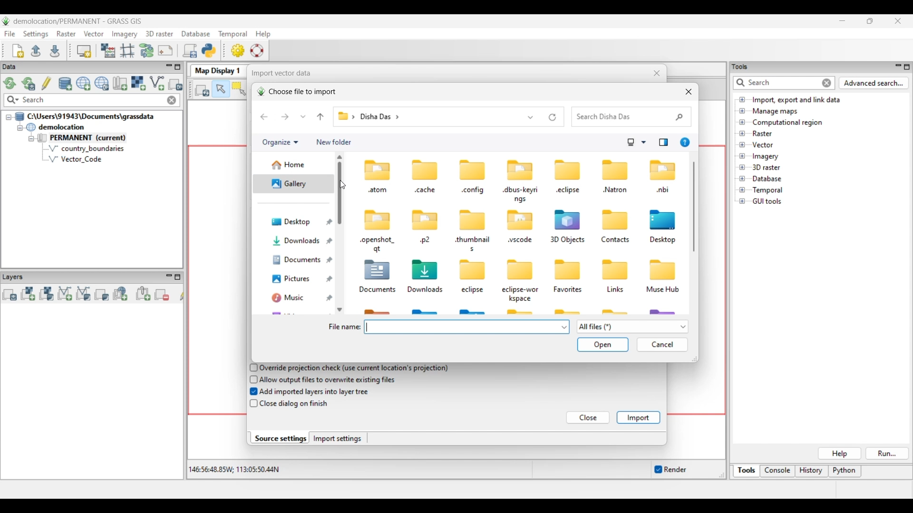 Image resolution: width=913 pixels, height=513 pixels. What do you see at coordinates (108, 50) in the screenshot?
I see `Raster map calculator` at bounding box center [108, 50].